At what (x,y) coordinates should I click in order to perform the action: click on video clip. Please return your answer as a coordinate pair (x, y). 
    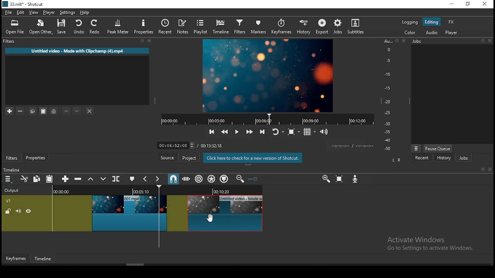
    Looking at the image, I should click on (216, 214).